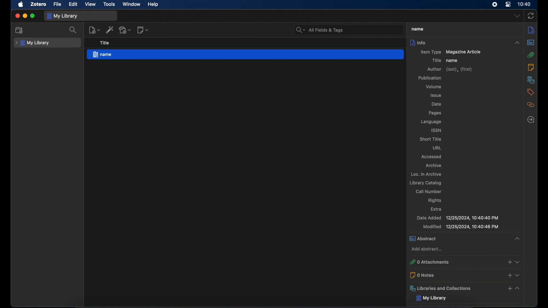  Describe the element at coordinates (432, 157) in the screenshot. I see `accessed` at that location.